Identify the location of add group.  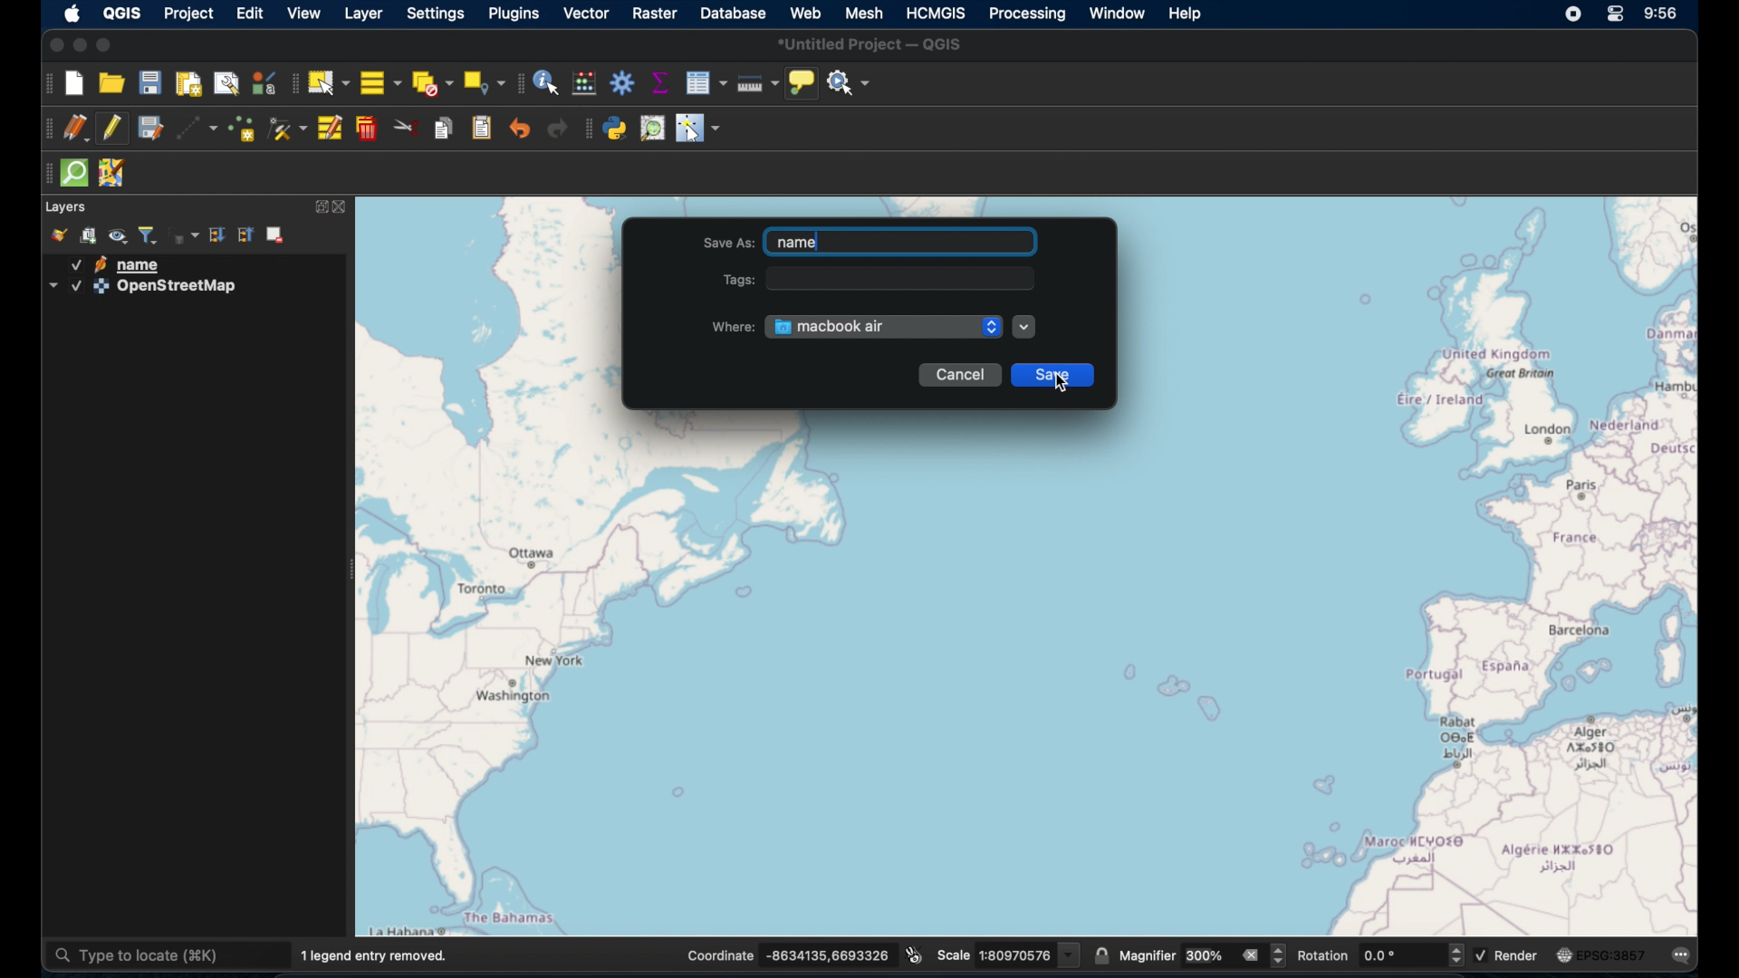
(91, 235).